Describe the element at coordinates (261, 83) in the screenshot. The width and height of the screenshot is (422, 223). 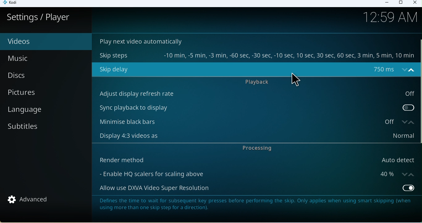
I see `Playback` at that location.